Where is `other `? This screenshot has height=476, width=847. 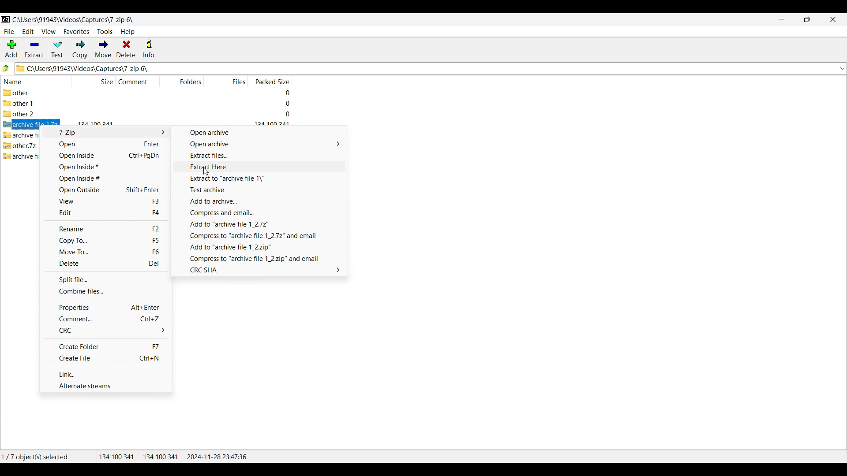
other  is located at coordinates (22, 93).